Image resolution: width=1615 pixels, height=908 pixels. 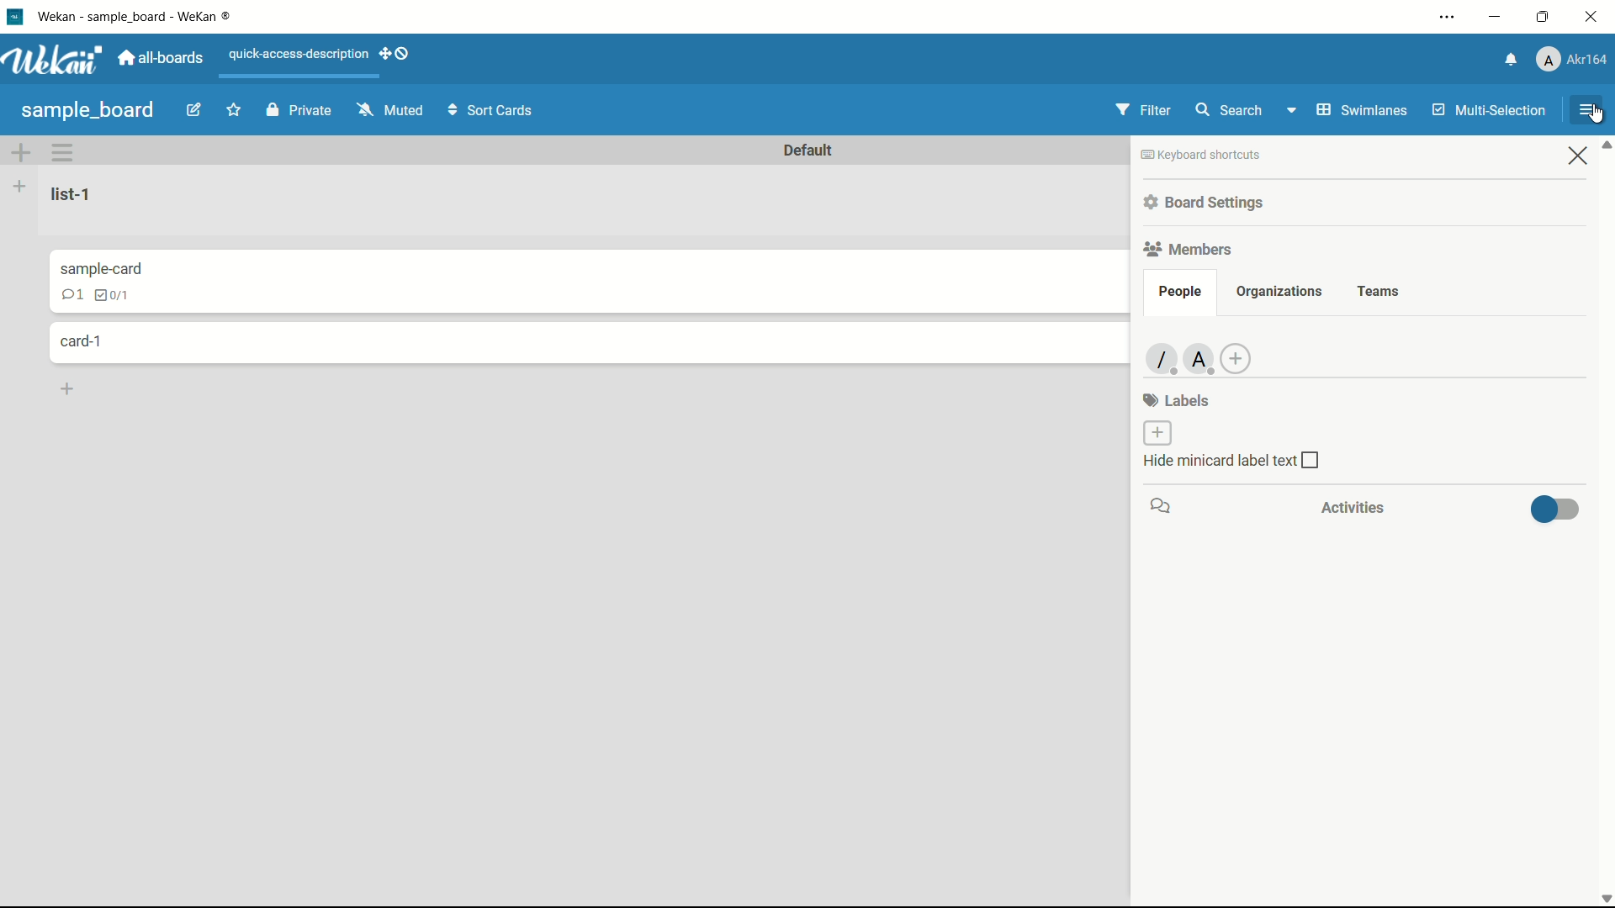 I want to click on Default, so click(x=808, y=148).